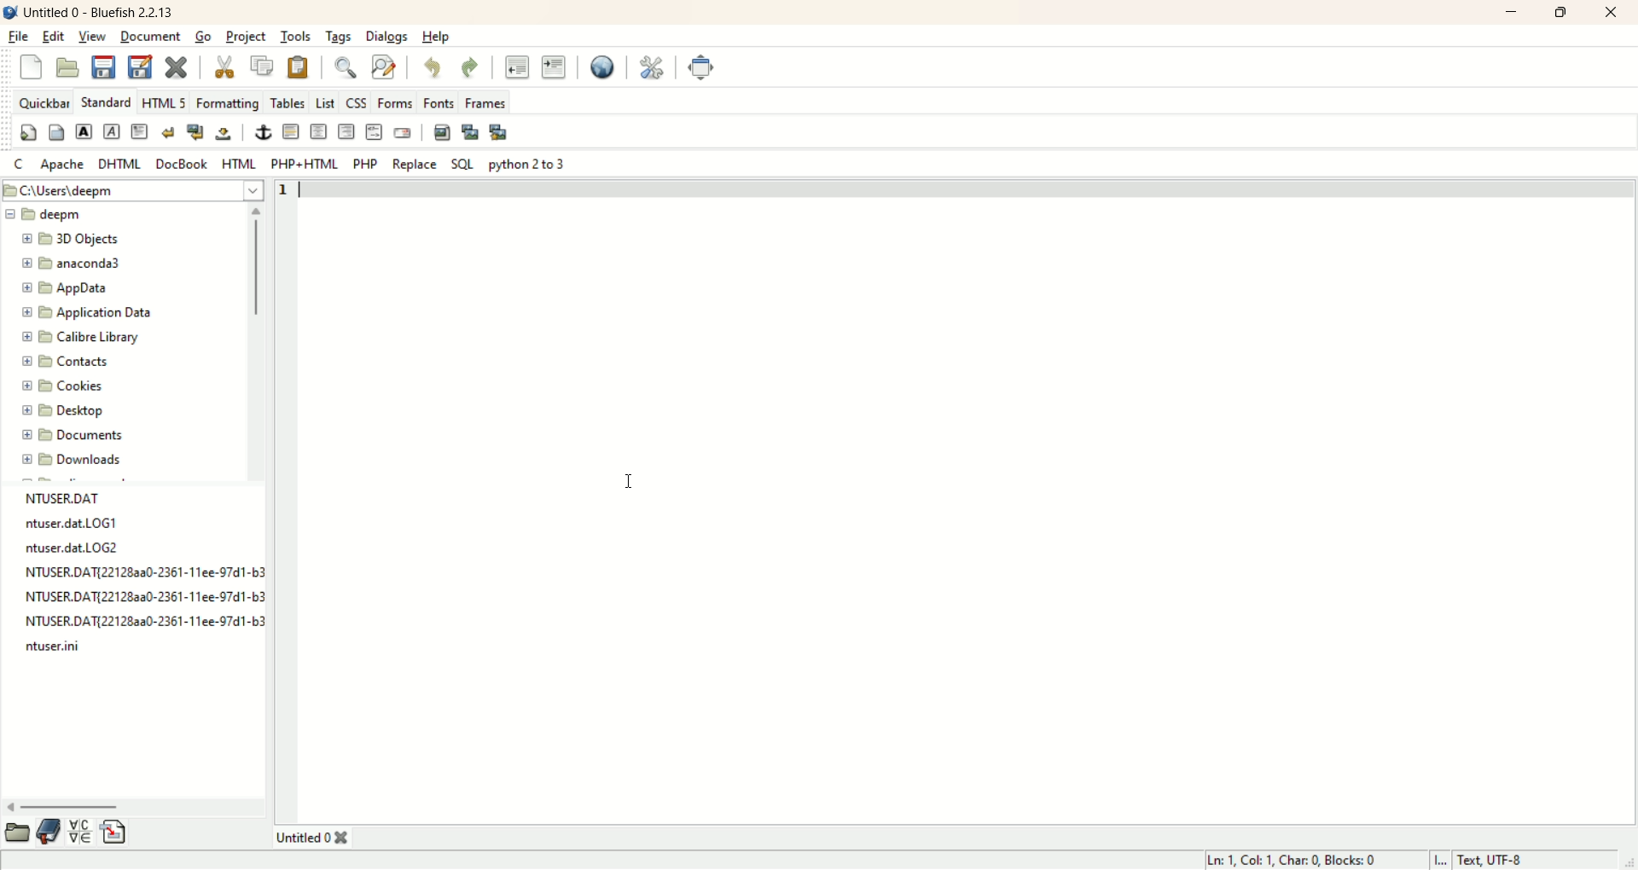 The width and height of the screenshot is (1638, 870). I want to click on tools, so click(294, 37).